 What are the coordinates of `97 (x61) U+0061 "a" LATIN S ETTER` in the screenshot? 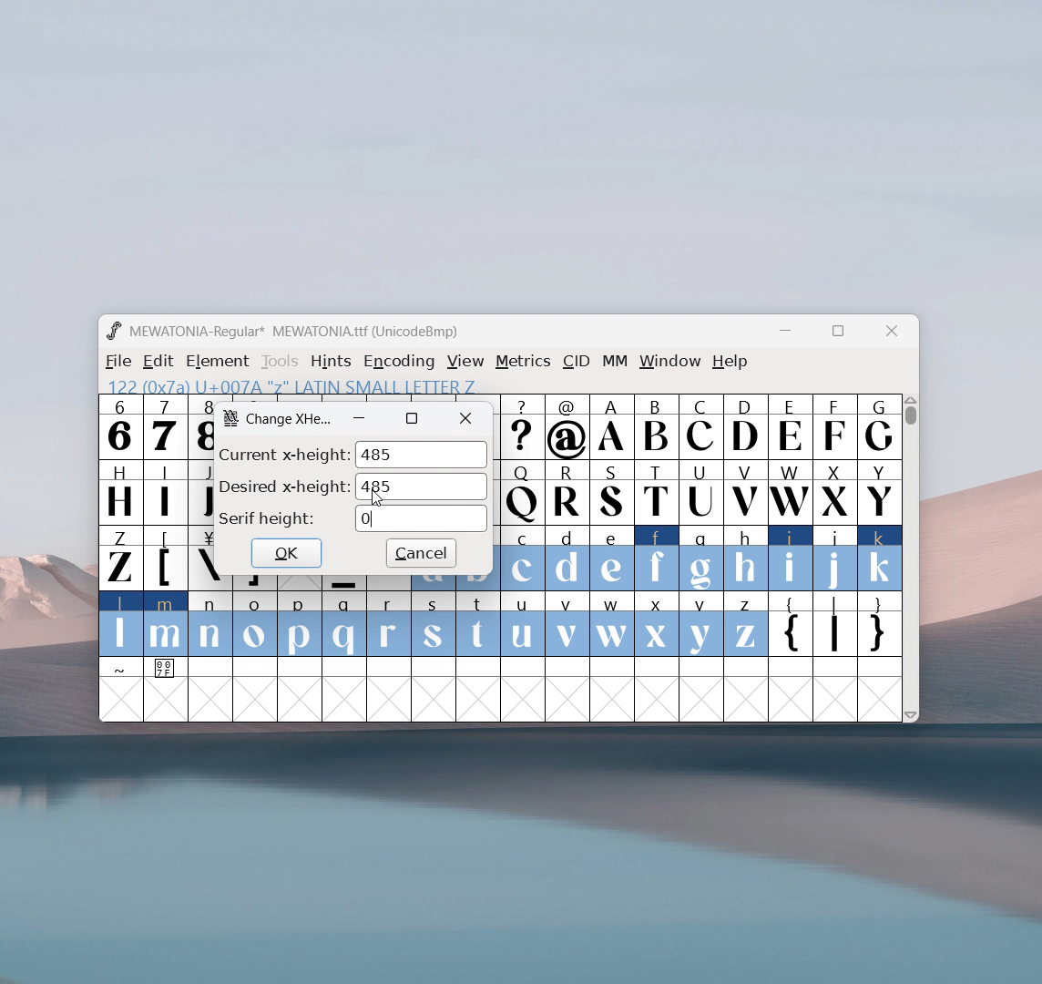 It's located at (287, 384).